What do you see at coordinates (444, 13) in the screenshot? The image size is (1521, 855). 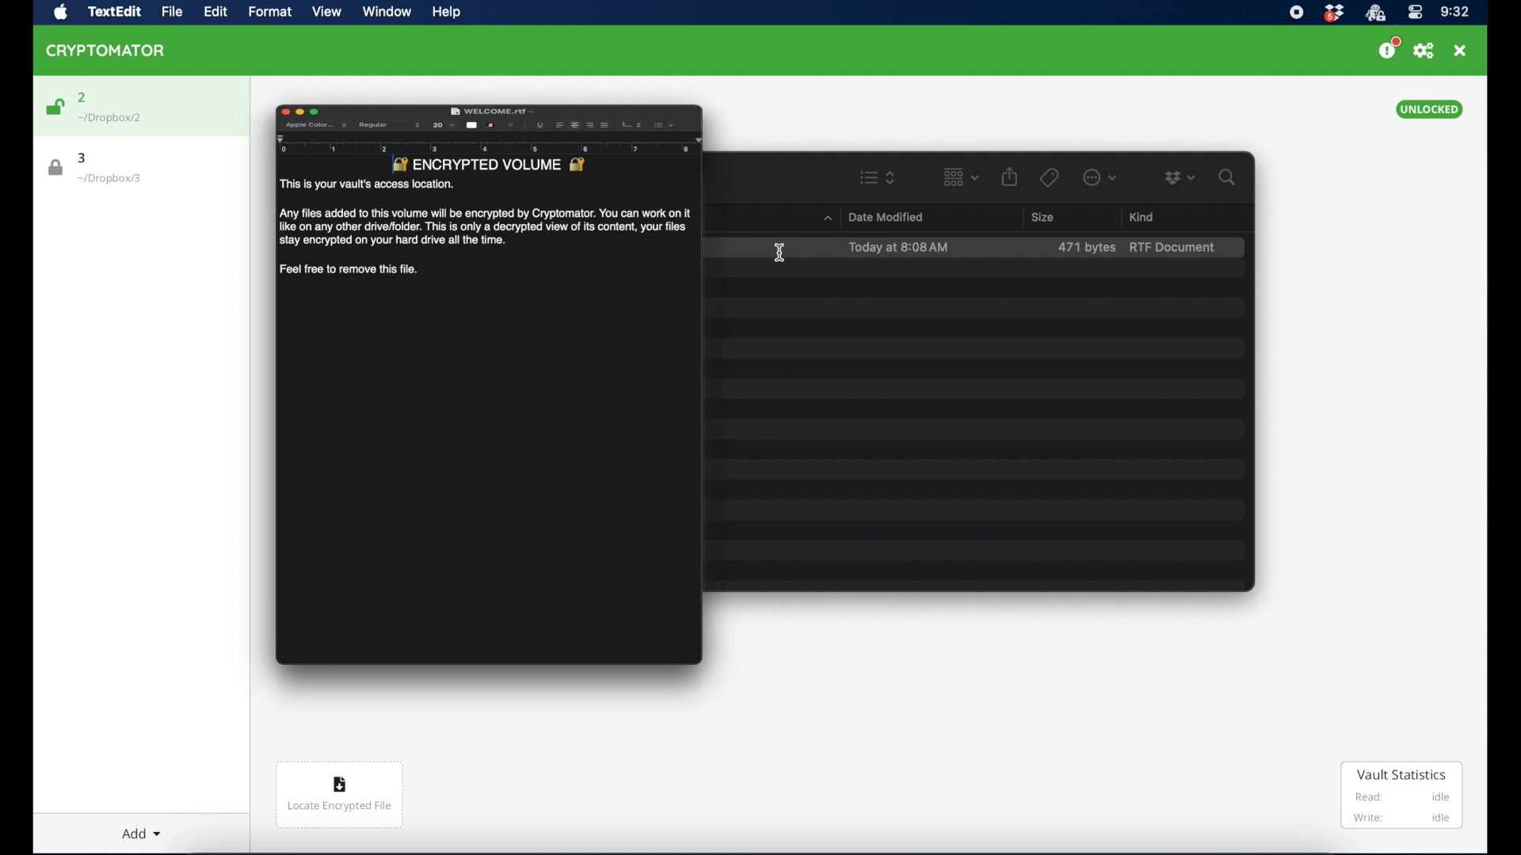 I see `Help` at bounding box center [444, 13].